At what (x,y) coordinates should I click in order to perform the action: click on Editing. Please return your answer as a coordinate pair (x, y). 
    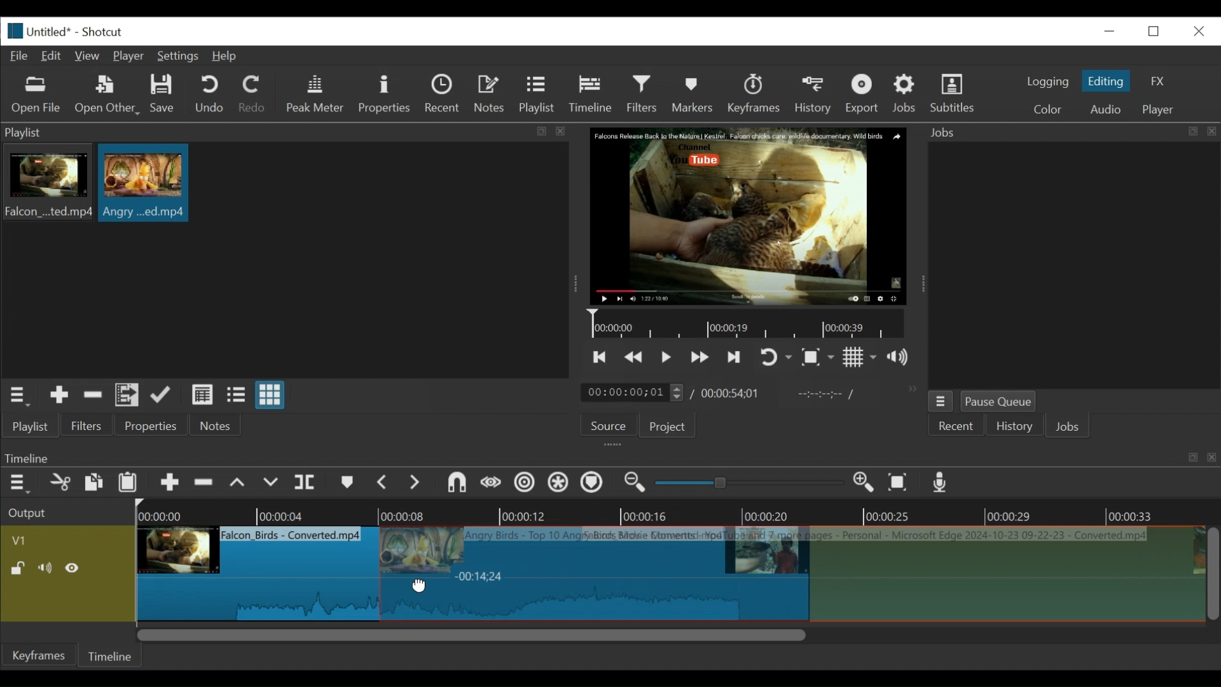
    Looking at the image, I should click on (1108, 81).